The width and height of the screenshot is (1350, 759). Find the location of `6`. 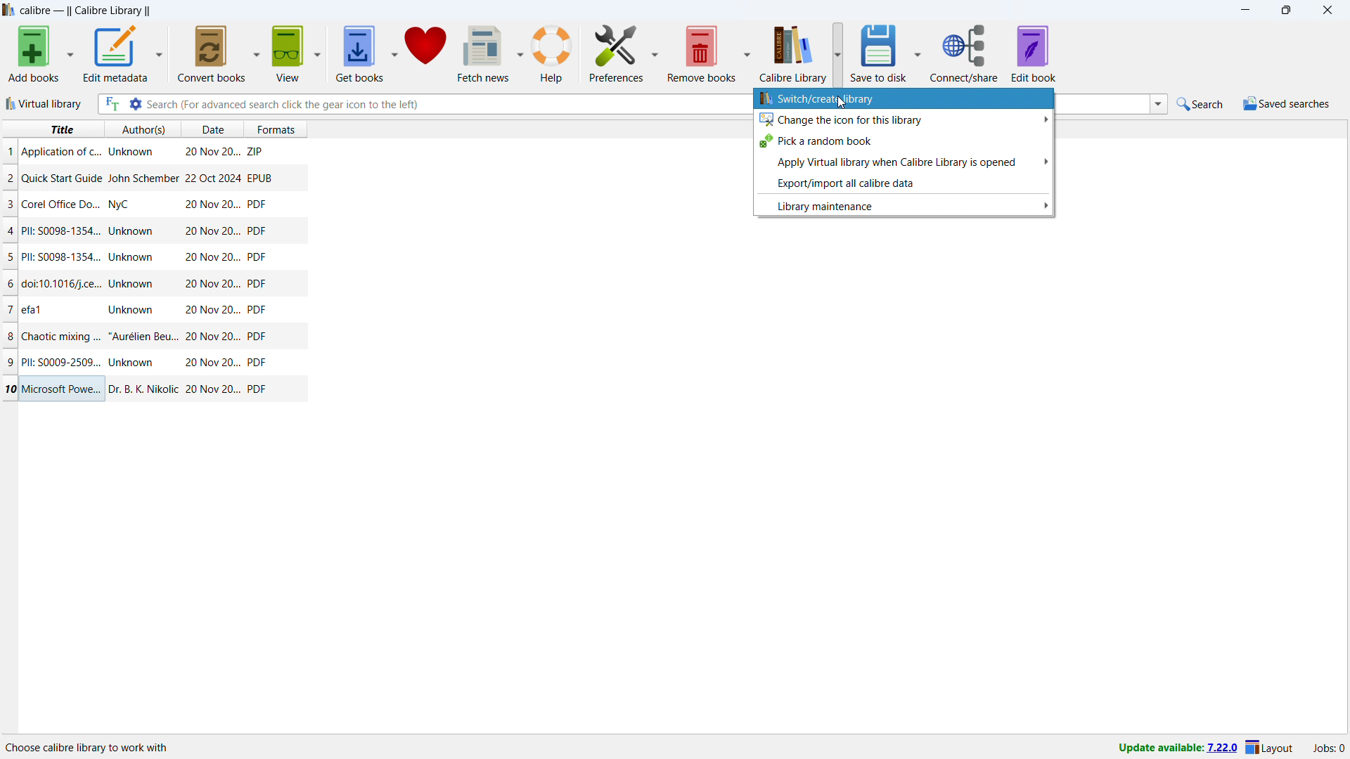

6 is located at coordinates (11, 284).